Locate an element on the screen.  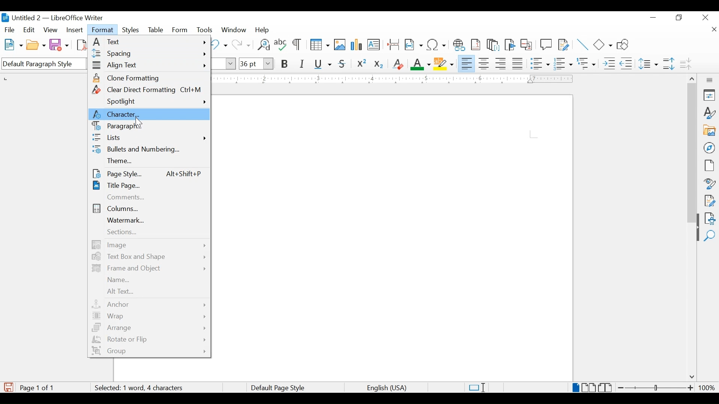
accessibility check is located at coordinates (710, 218).